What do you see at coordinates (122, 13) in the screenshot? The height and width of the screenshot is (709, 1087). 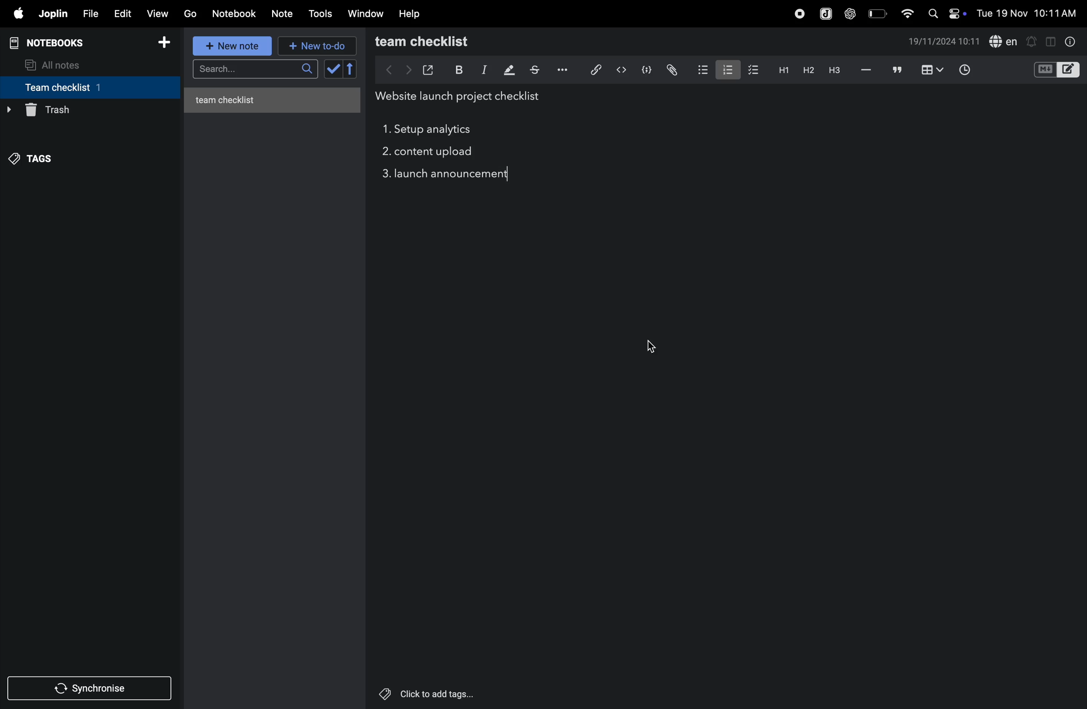 I see `edit` at bounding box center [122, 13].